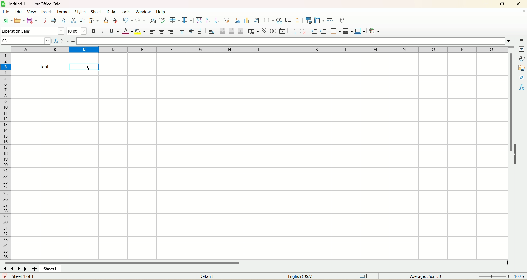  Describe the element at coordinates (246, 20) in the screenshot. I see `insert chart` at that location.